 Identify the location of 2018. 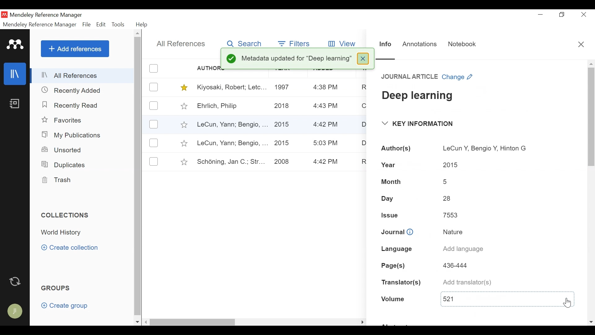
(282, 106).